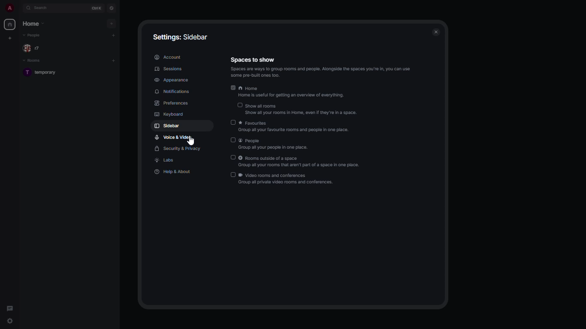  Describe the element at coordinates (173, 171) in the screenshot. I see `help & about` at that location.